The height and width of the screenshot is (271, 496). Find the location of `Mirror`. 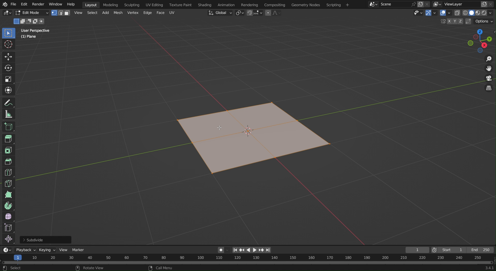

Mirror is located at coordinates (442, 22).